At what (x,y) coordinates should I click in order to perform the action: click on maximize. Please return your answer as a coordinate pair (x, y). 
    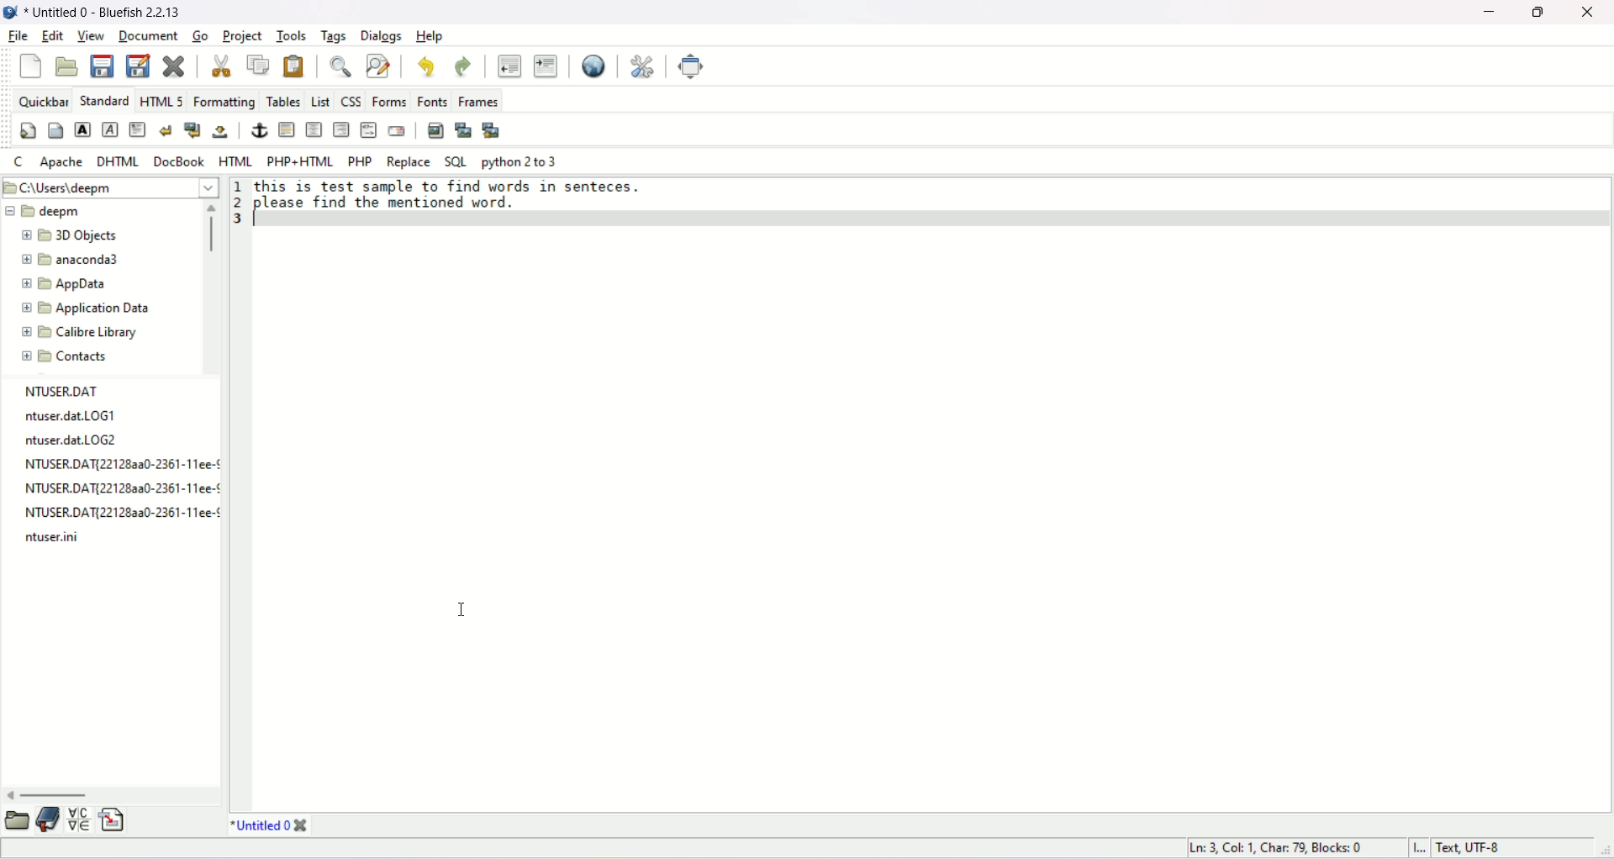
    Looking at the image, I should click on (1540, 13).